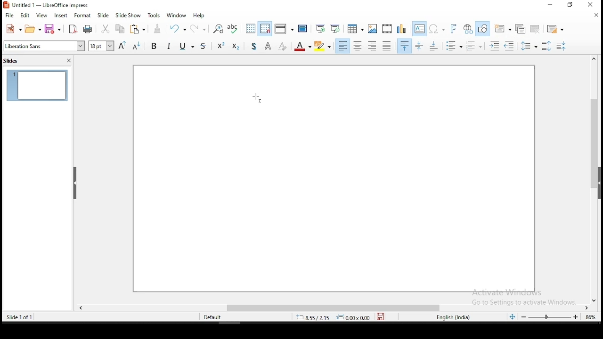  Describe the element at coordinates (473, 46) in the screenshot. I see `toggle ordered list` at that location.